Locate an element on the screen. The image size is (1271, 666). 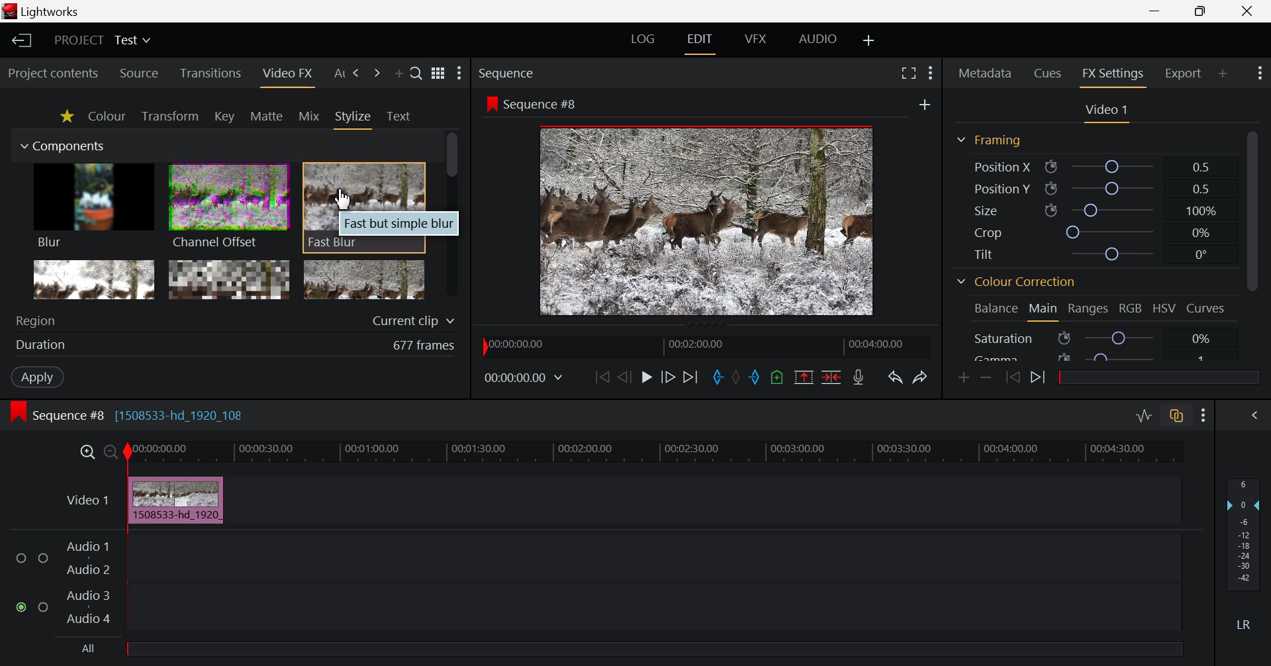
Source is located at coordinates (146, 72).